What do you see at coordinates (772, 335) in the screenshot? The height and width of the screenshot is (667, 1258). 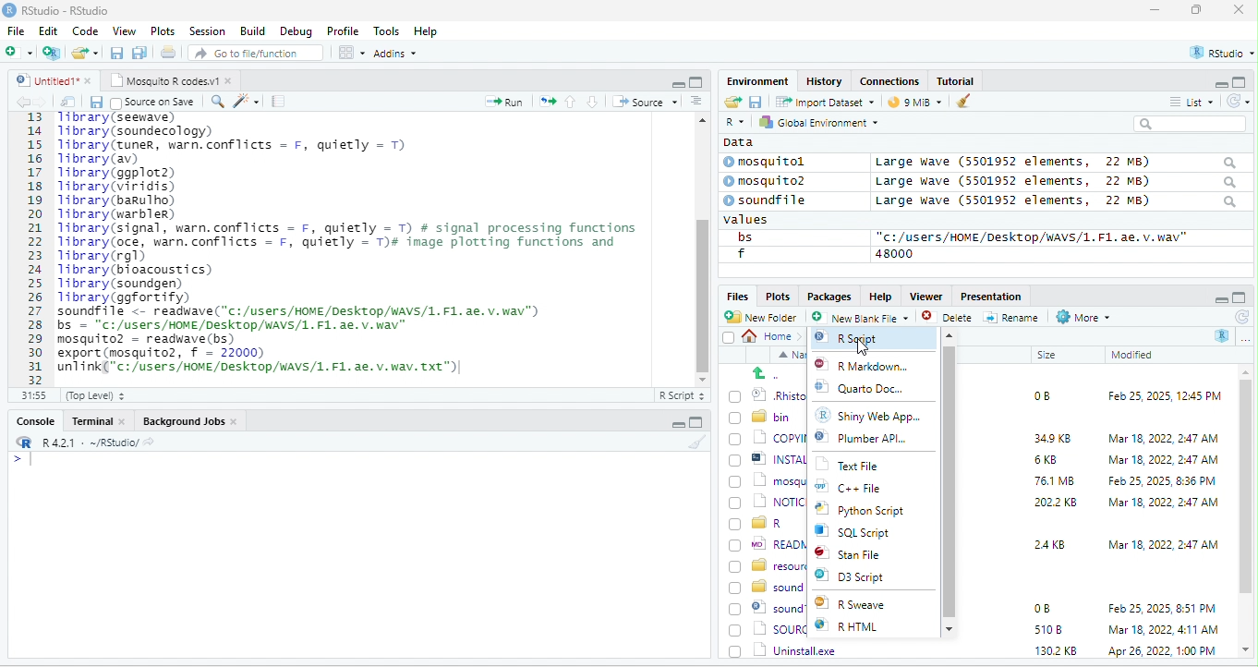 I see ` Home` at bounding box center [772, 335].